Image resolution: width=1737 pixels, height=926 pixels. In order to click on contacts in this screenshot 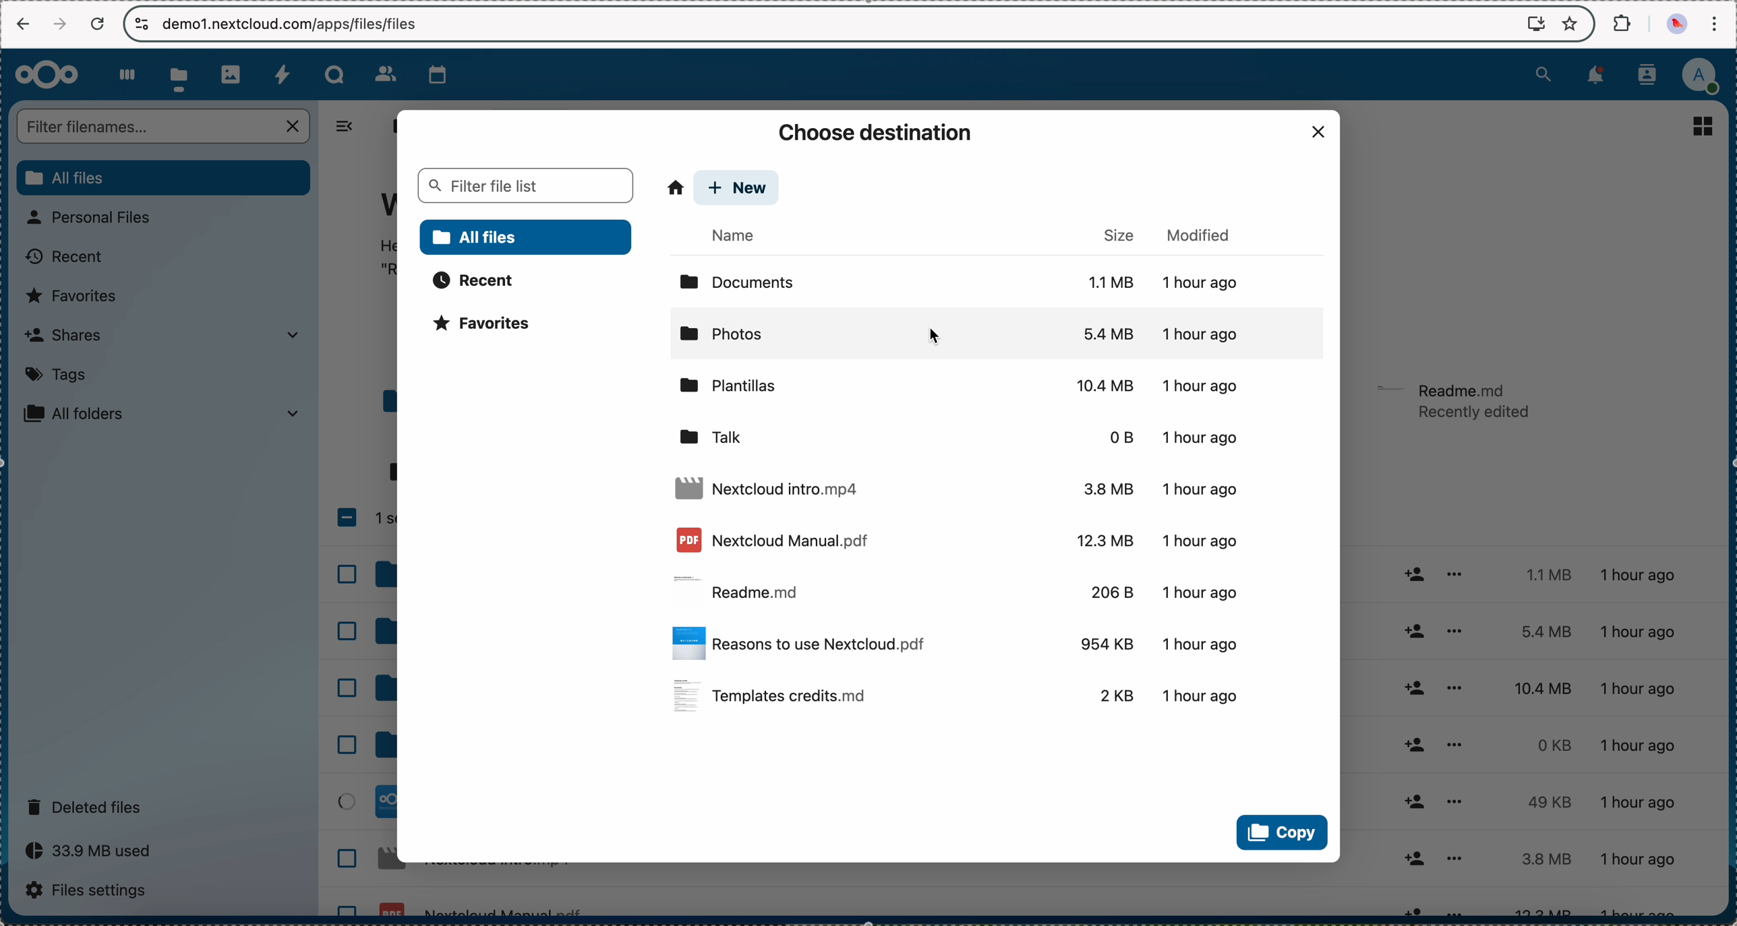, I will do `click(1651, 73)`.